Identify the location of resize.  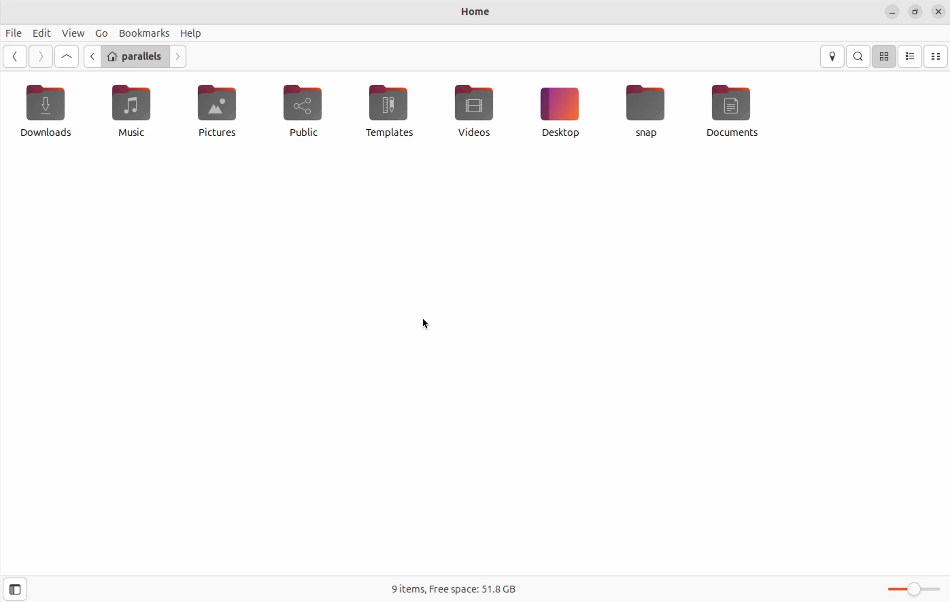
(914, 12).